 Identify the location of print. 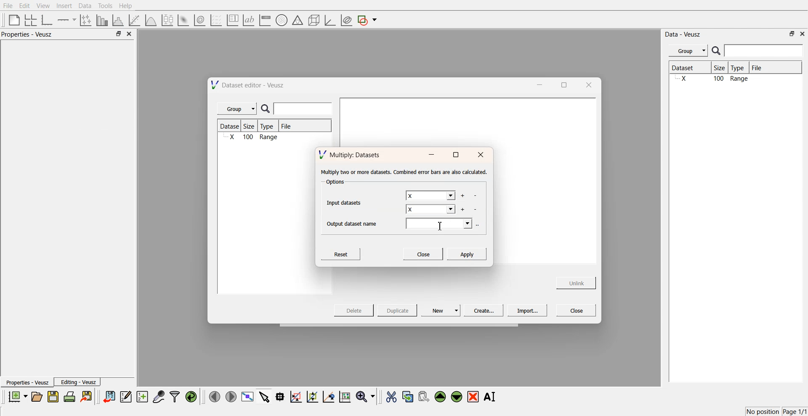
(72, 396).